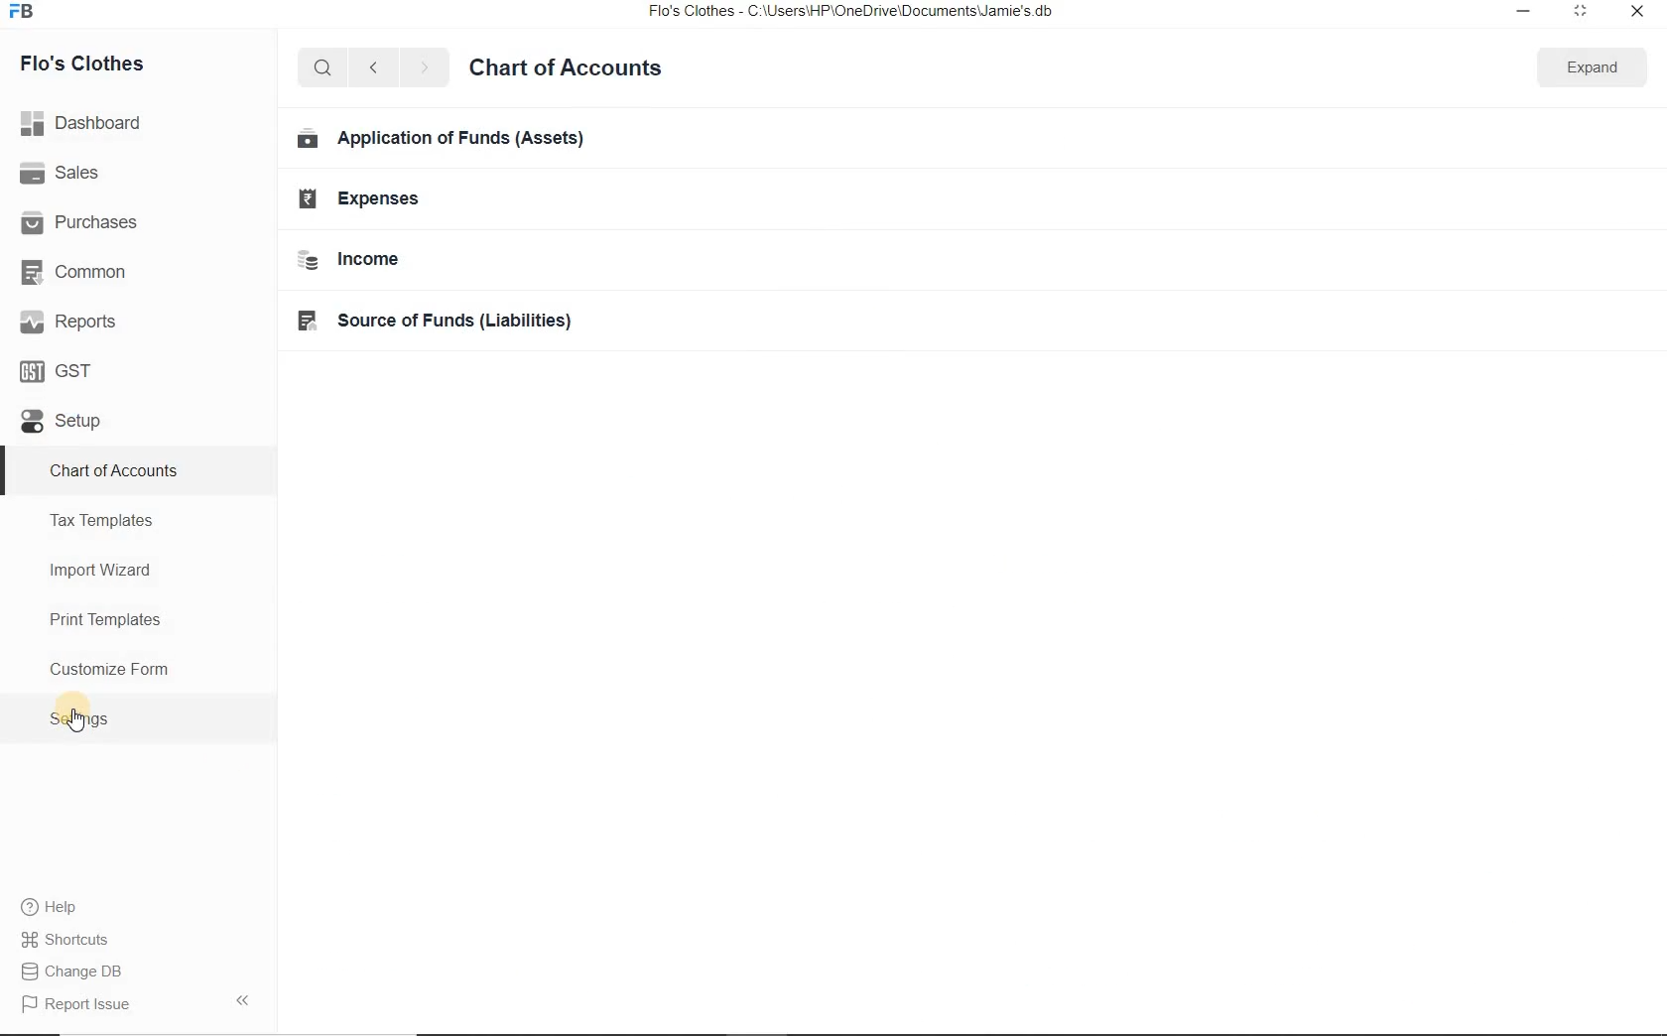  I want to click on Application of Funds (Assets), so click(443, 138).